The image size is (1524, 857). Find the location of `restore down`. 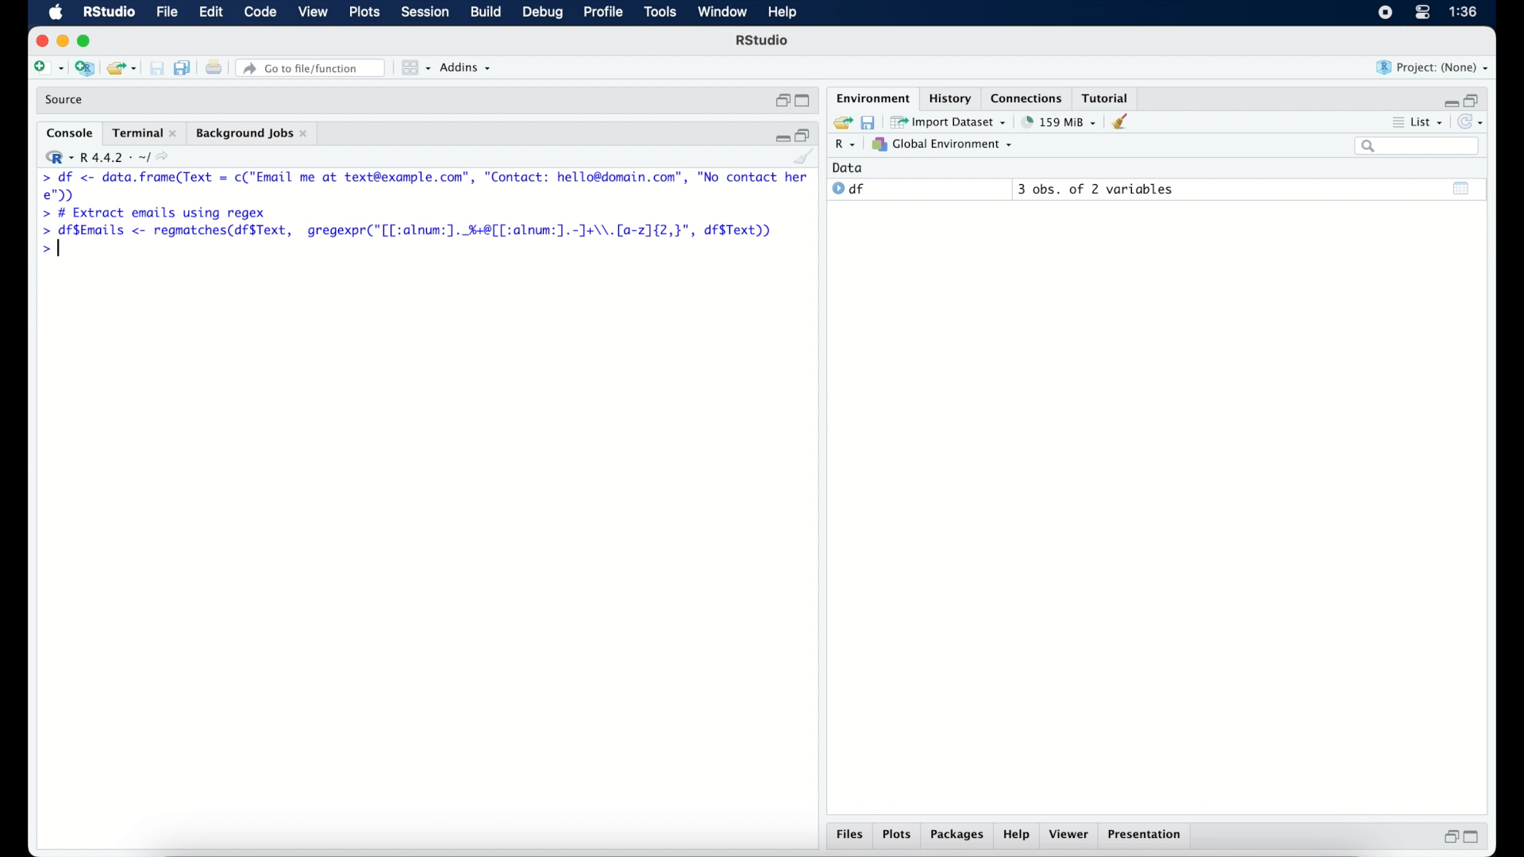

restore down is located at coordinates (806, 135).